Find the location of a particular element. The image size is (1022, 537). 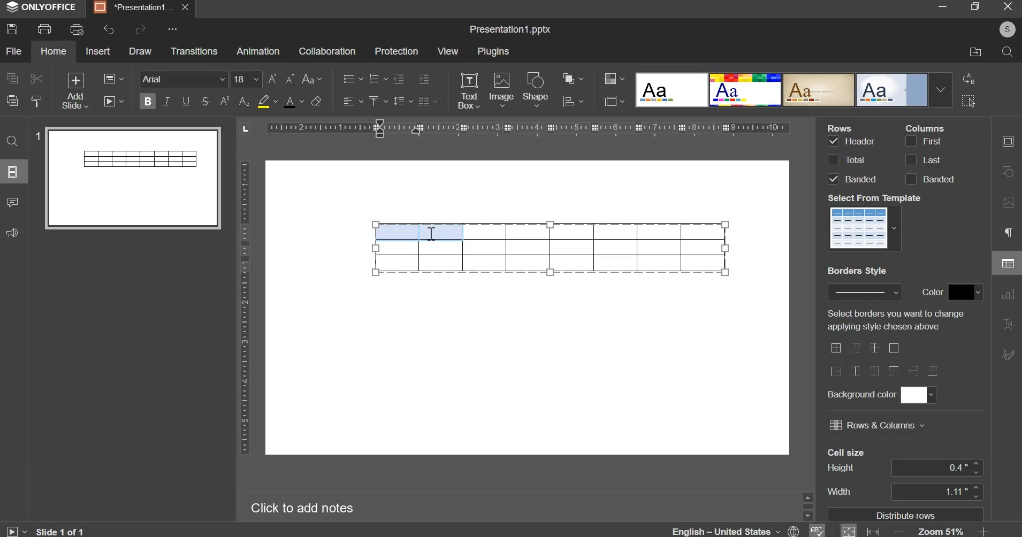

bold is located at coordinates (148, 99).